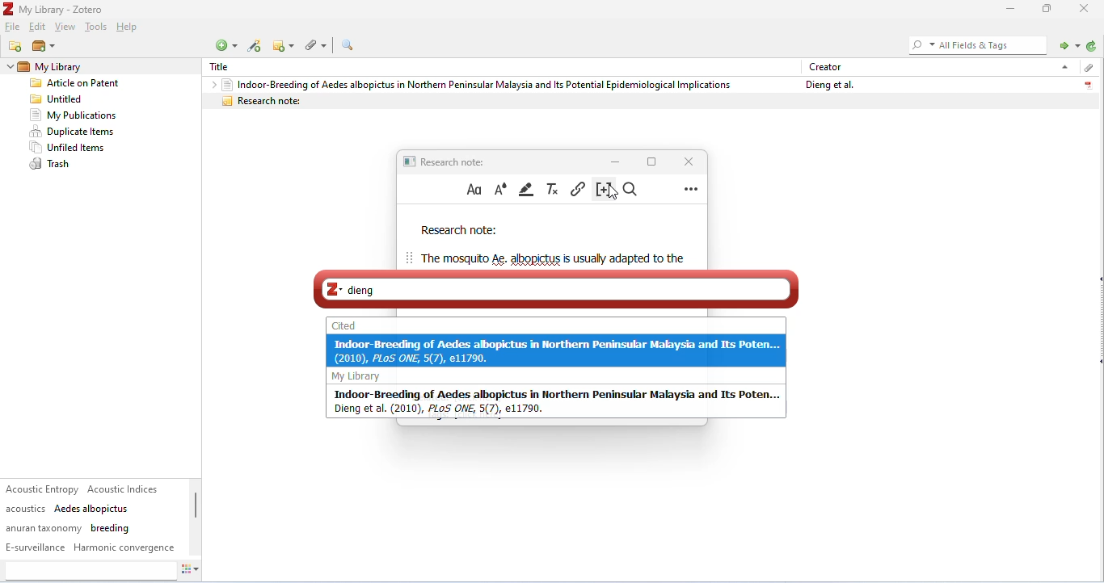  Describe the element at coordinates (16, 46) in the screenshot. I see `new collection` at that location.